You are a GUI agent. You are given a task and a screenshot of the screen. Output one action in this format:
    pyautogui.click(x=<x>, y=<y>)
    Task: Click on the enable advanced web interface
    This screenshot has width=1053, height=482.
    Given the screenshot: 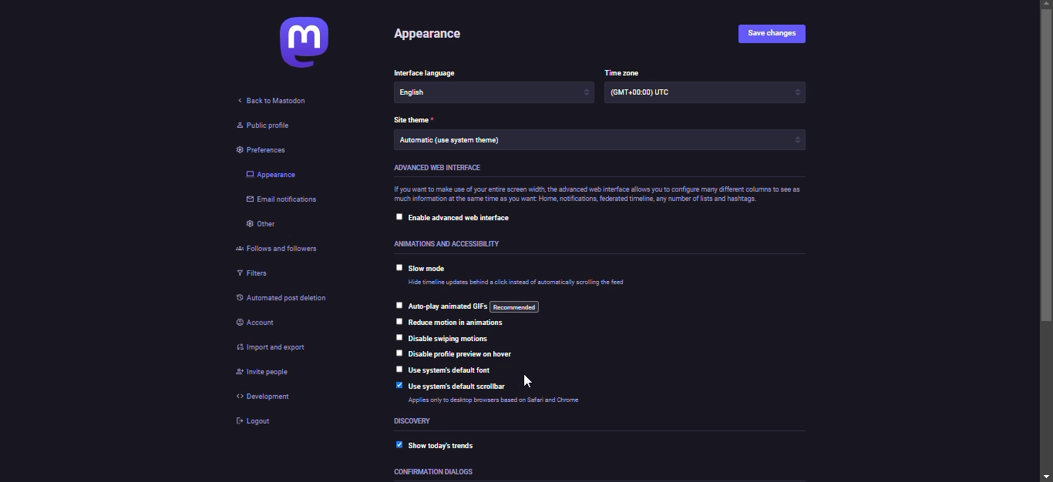 What is the action you would take?
    pyautogui.click(x=463, y=219)
    